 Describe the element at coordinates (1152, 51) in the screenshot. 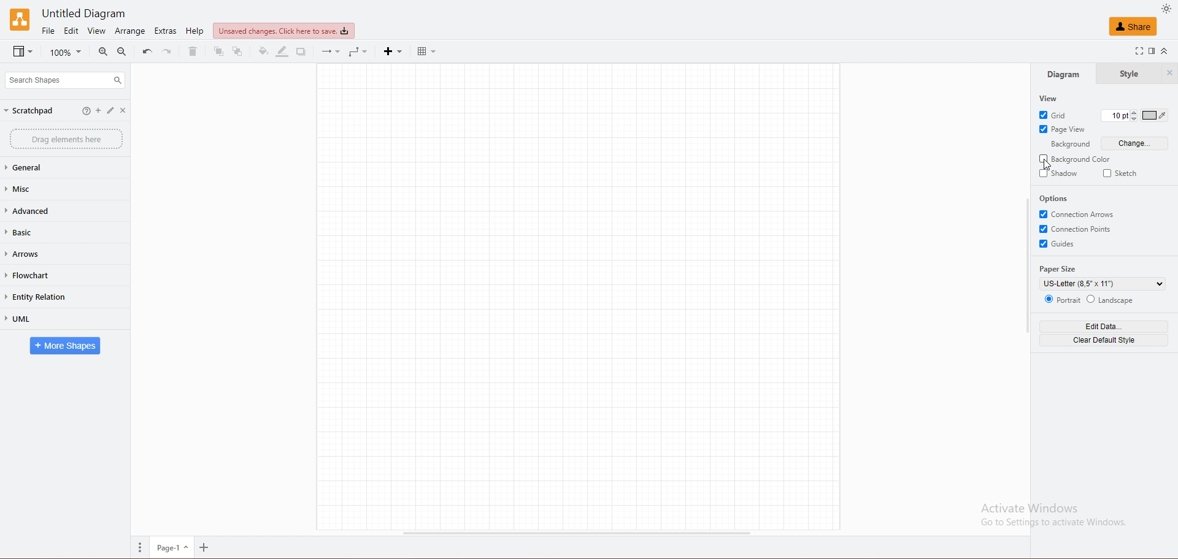

I see `format` at that location.